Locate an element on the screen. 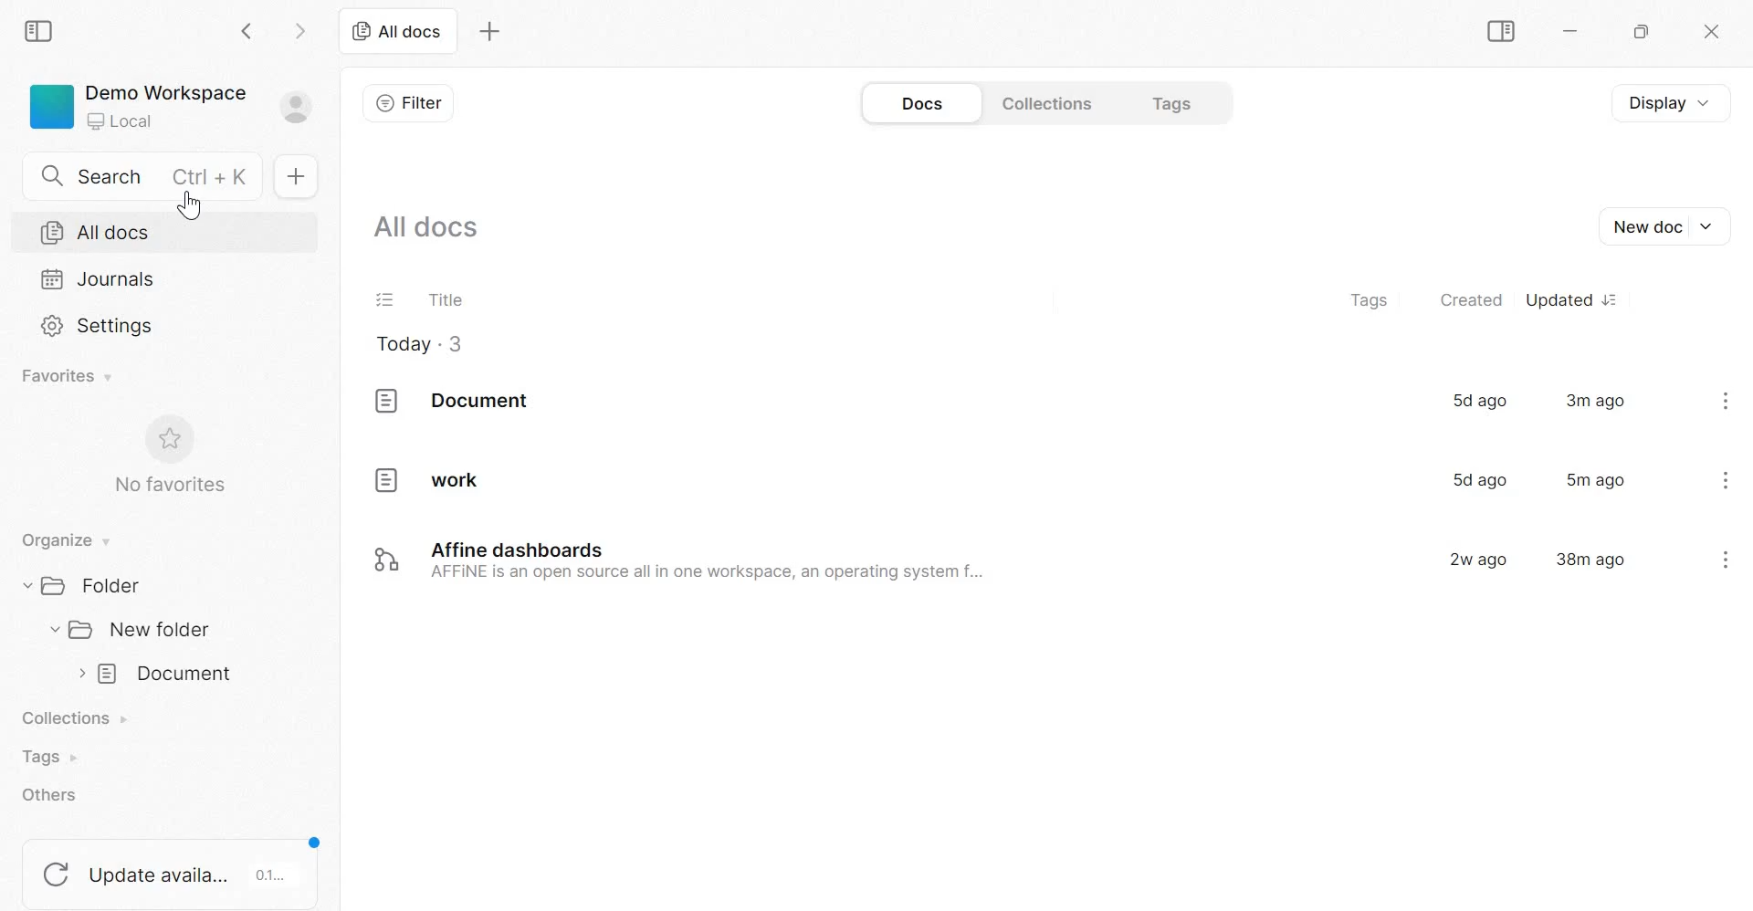 This screenshot has width=1753, height=911. Fay Affine dashboards
AFFINE is an open source all in one workspace, an operating system f... is located at coordinates (674, 560).